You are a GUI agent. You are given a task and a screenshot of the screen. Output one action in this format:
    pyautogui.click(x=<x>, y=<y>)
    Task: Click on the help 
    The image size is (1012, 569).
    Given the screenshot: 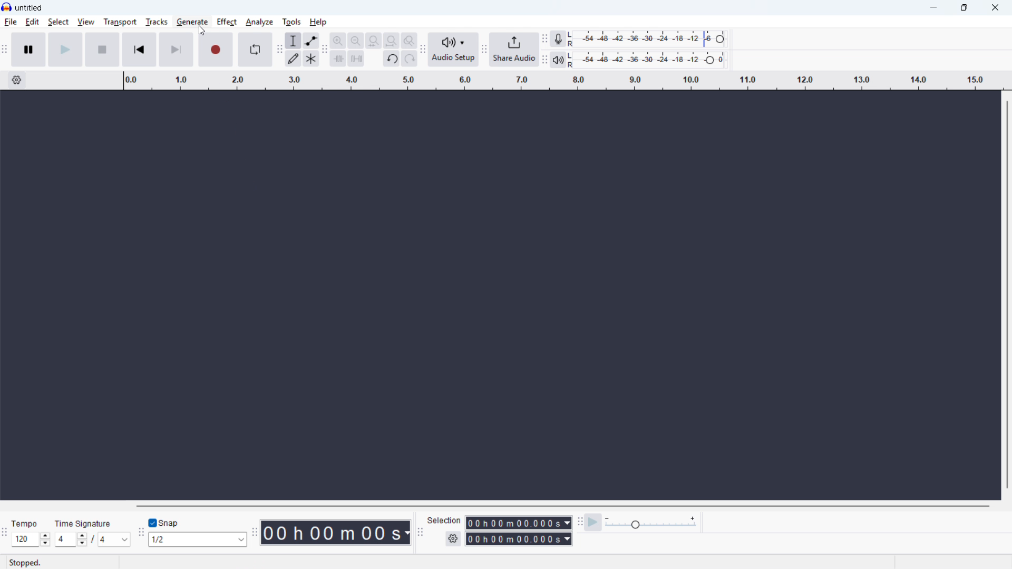 What is the action you would take?
    pyautogui.click(x=319, y=22)
    